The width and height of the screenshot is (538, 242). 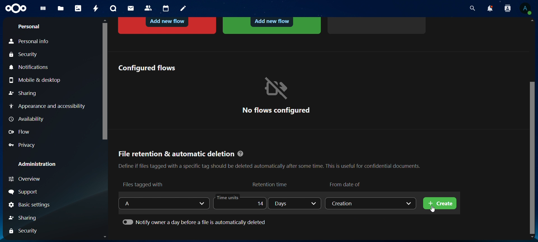 I want to click on search, so click(x=471, y=8).